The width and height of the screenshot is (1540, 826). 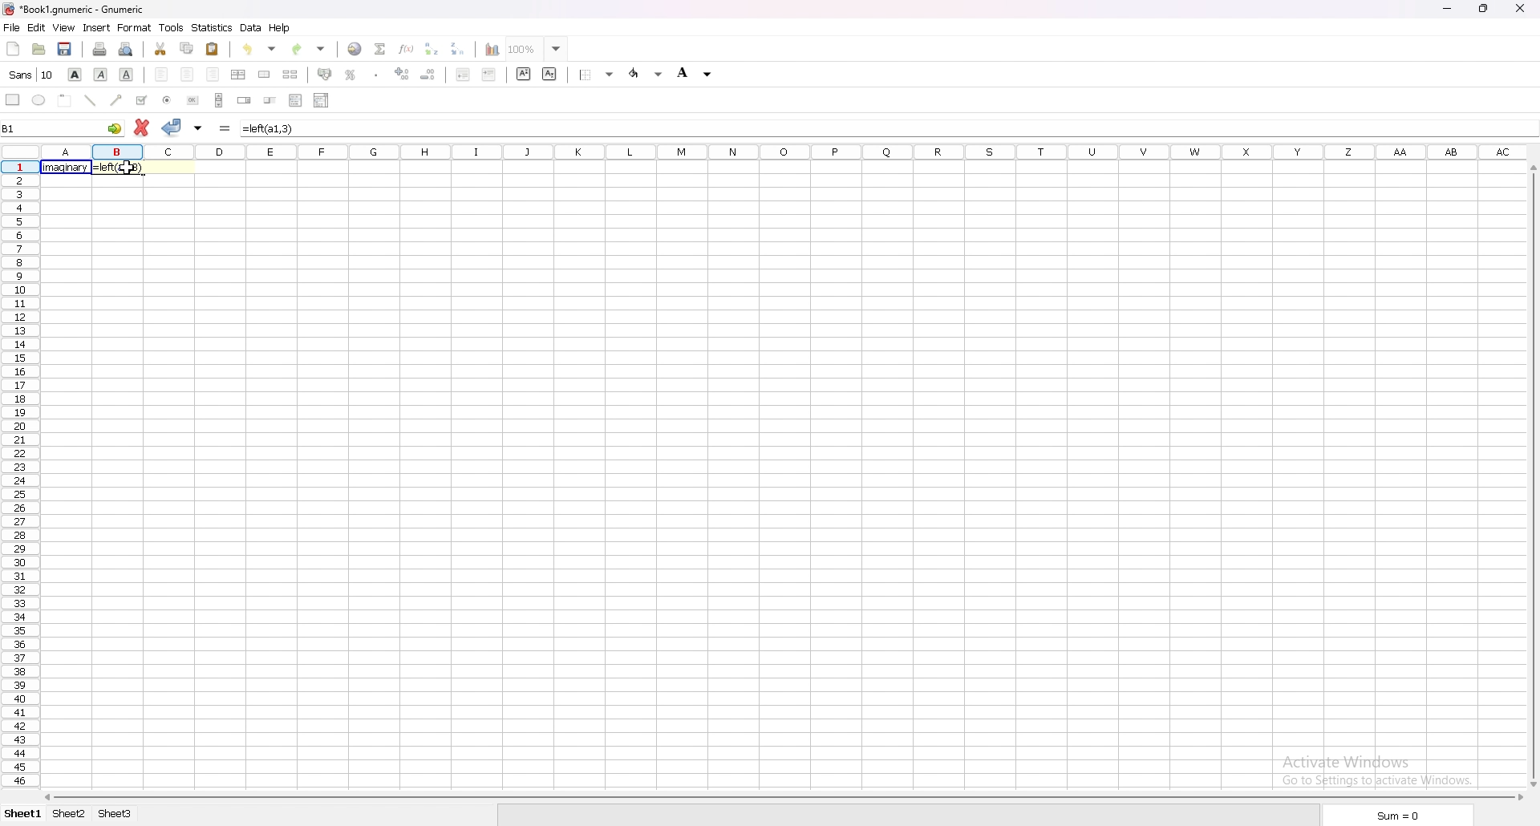 What do you see at coordinates (309, 49) in the screenshot?
I see `redo` at bounding box center [309, 49].